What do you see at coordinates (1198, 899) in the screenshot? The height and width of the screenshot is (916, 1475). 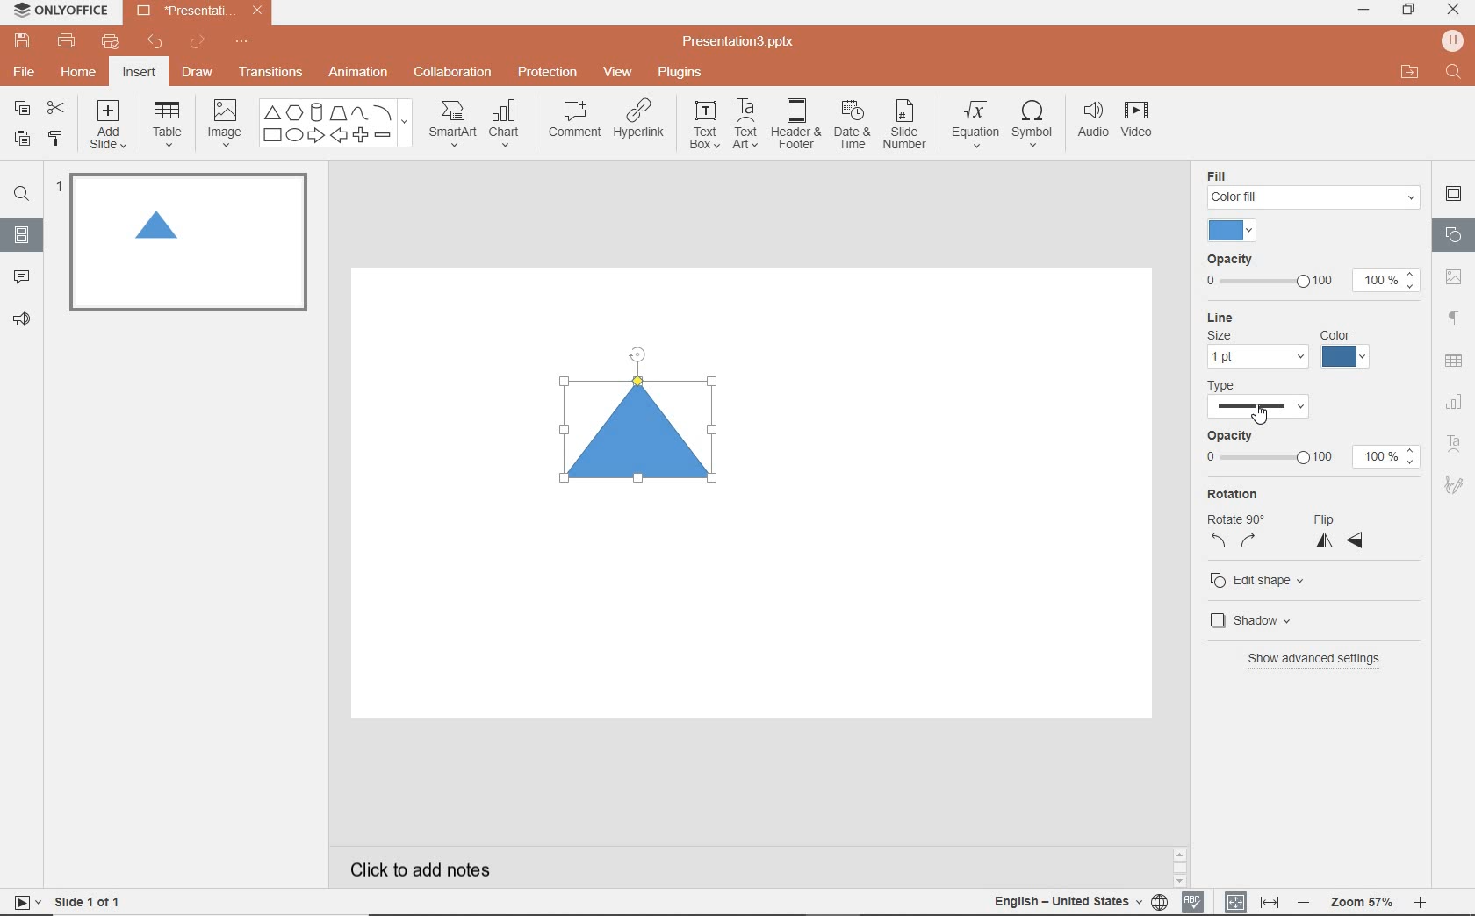 I see `SPELL CHECKING` at bounding box center [1198, 899].